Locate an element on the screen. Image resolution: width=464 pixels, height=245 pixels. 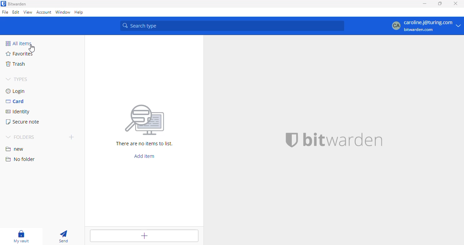
file is located at coordinates (5, 12).